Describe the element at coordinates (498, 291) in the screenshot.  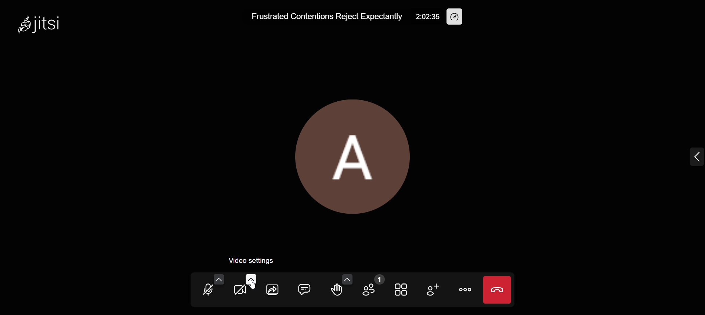
I see `end call` at that location.